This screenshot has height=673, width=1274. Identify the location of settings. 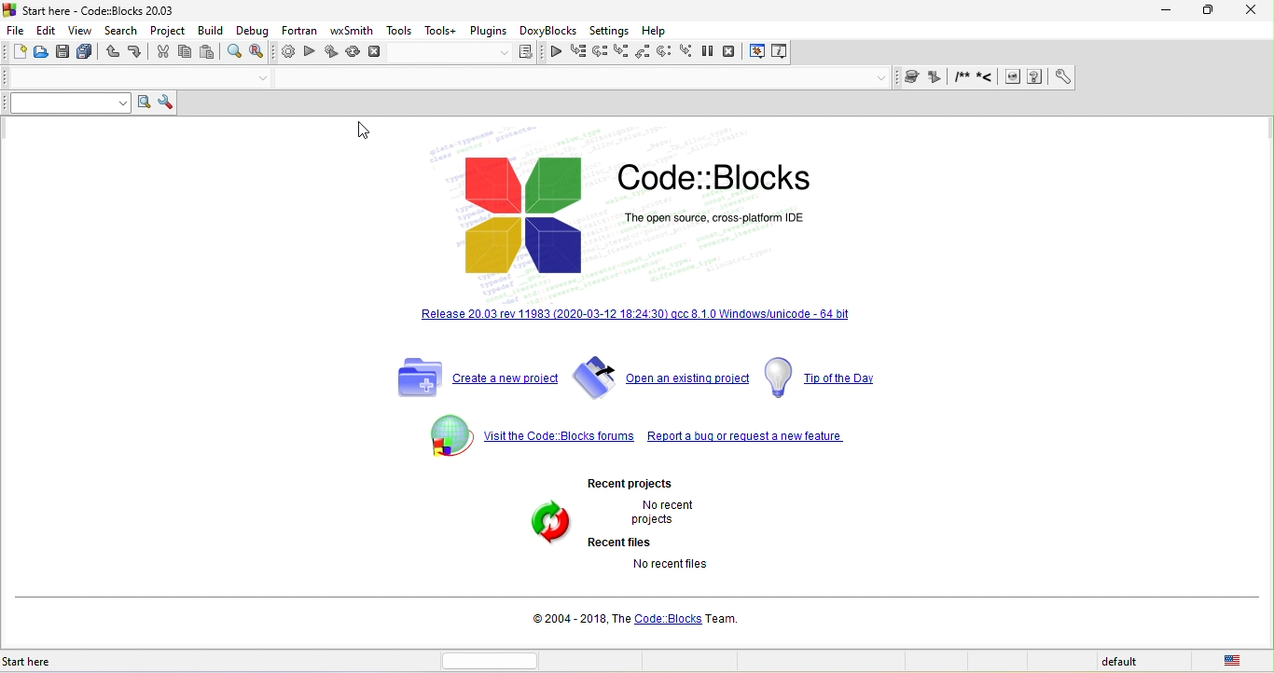
(613, 29).